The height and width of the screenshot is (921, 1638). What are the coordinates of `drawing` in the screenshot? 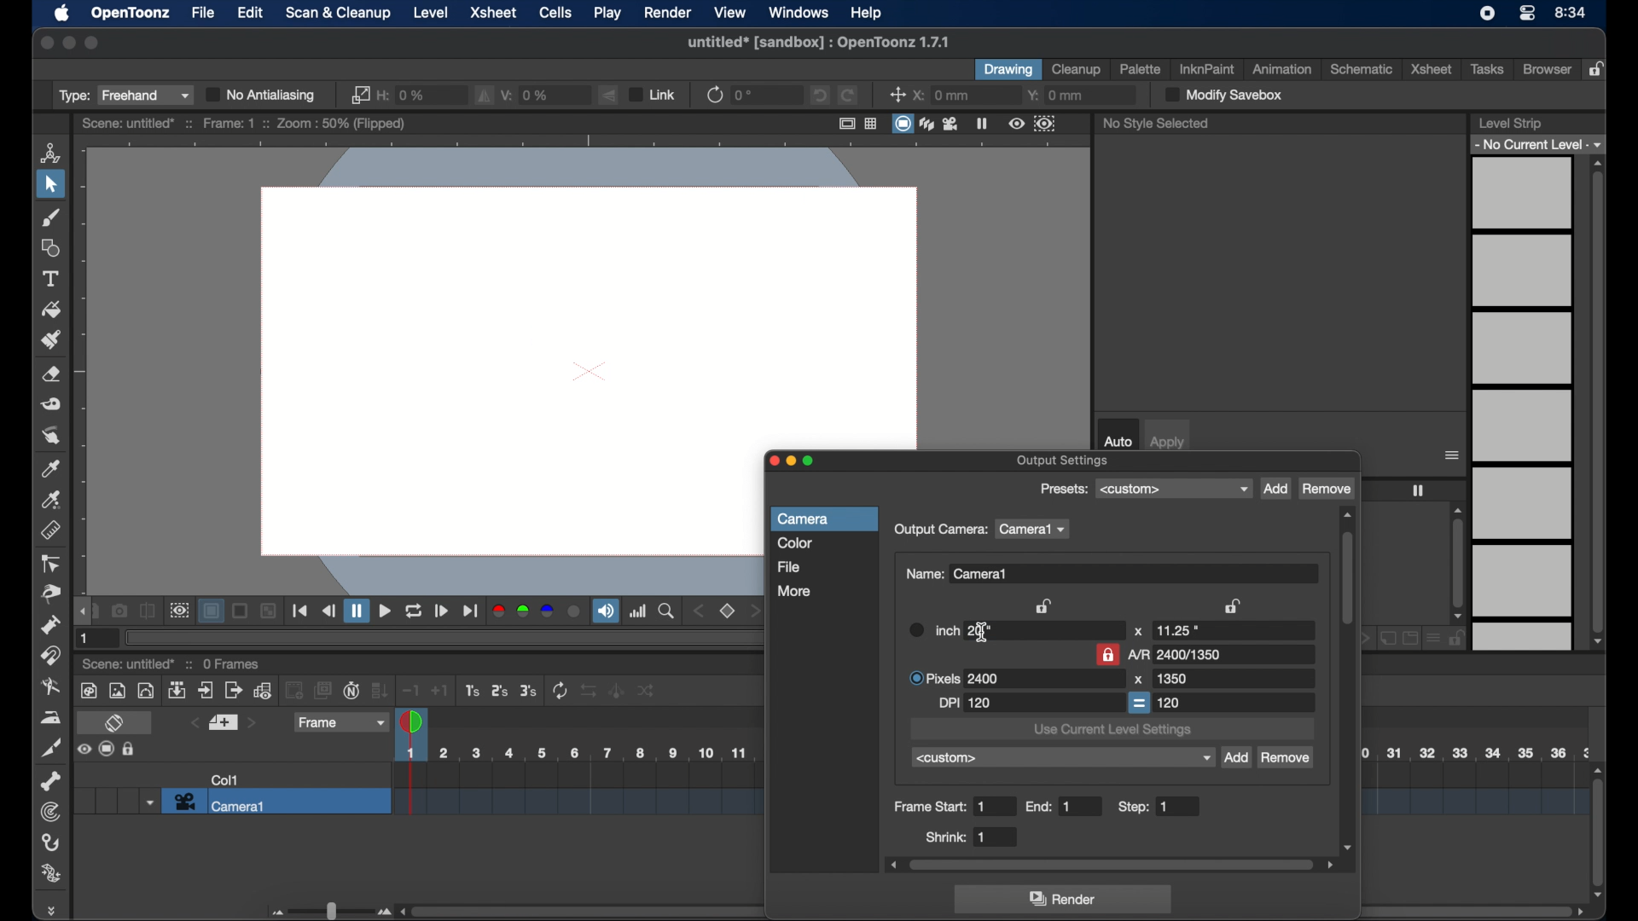 It's located at (1008, 70).